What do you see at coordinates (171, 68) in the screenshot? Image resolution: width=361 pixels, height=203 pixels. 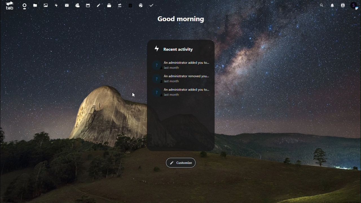 I see `last month` at bounding box center [171, 68].